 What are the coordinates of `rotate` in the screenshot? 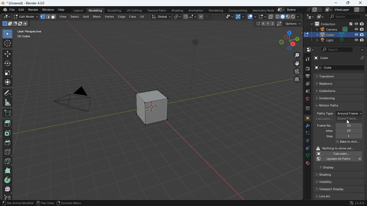 It's located at (306, 142).